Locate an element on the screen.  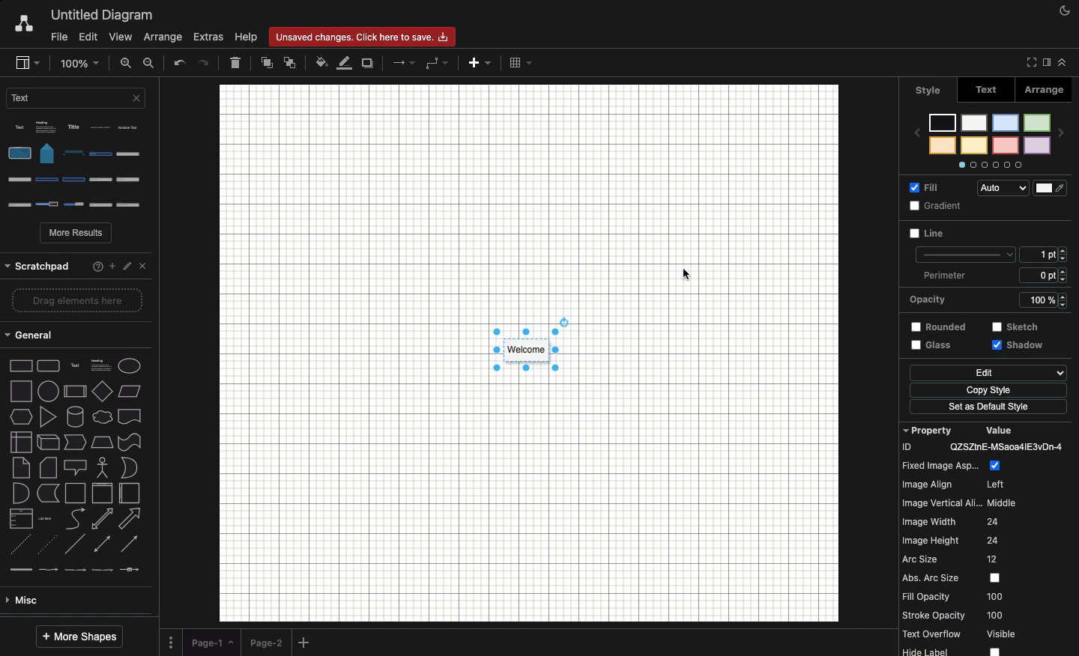
Zoom is located at coordinates (81, 62).